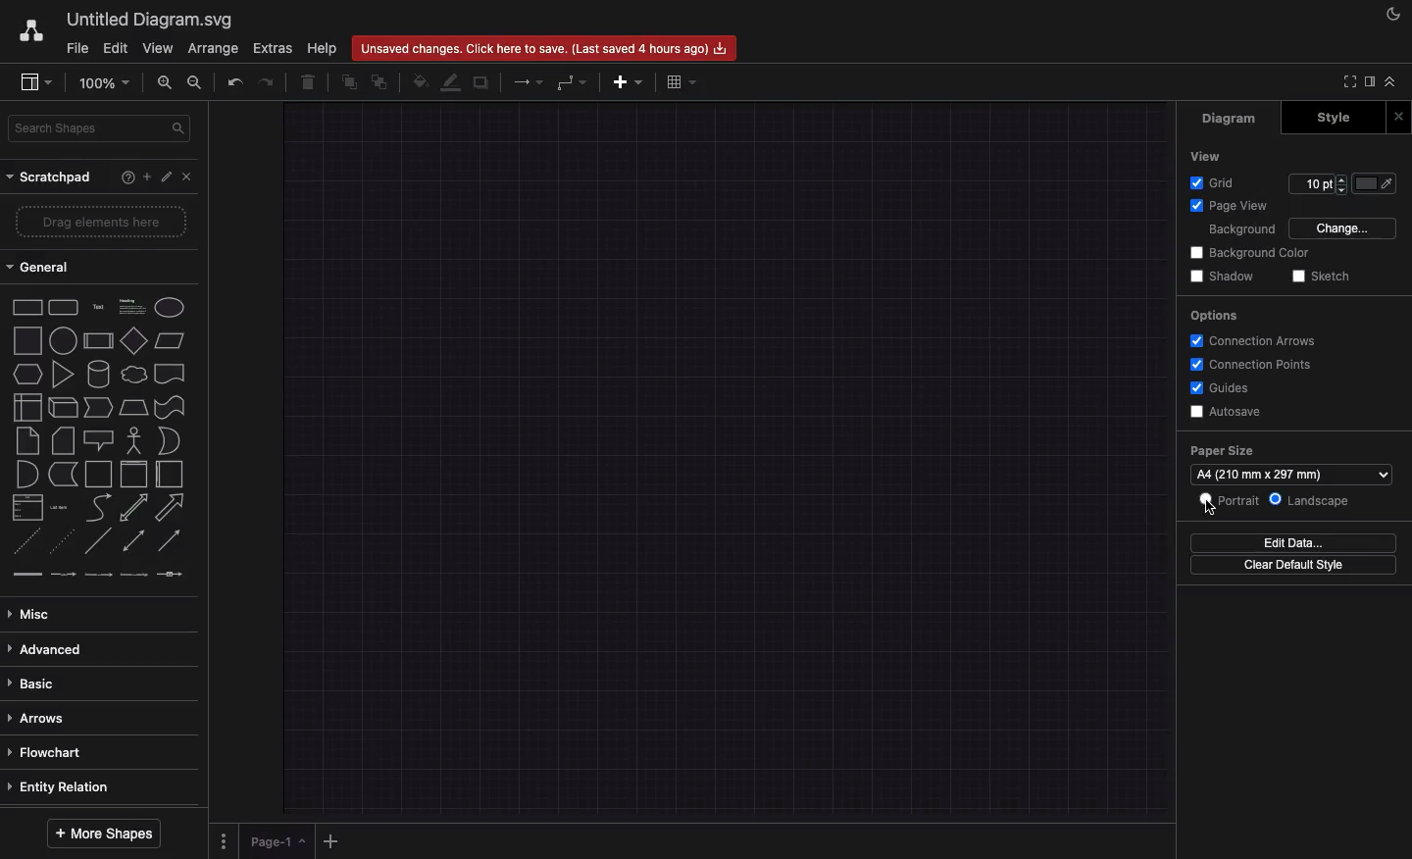 Image resolution: width=1412 pixels, height=859 pixels. What do you see at coordinates (119, 49) in the screenshot?
I see `Edit` at bounding box center [119, 49].